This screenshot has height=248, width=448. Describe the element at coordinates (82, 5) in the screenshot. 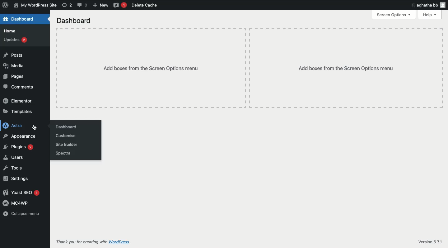

I see `Comment` at that location.